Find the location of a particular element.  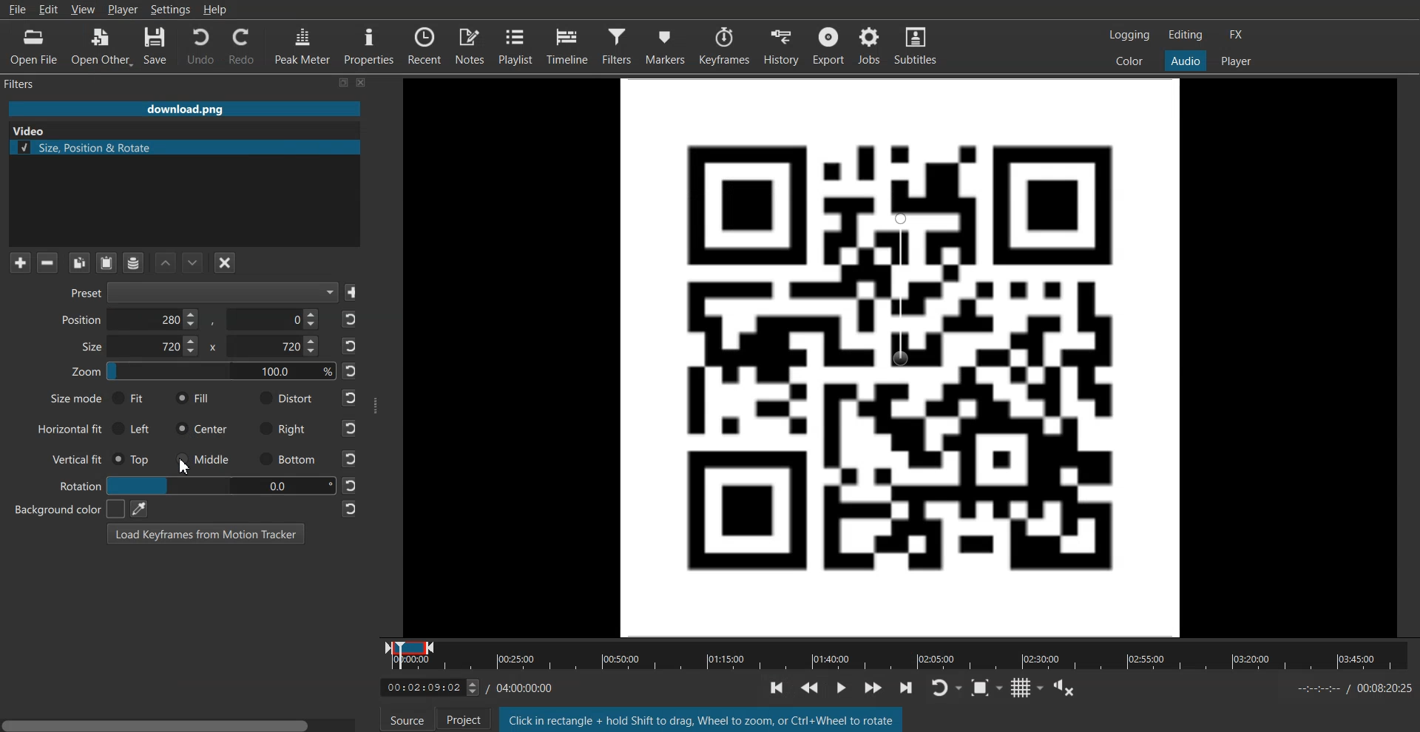

Peak Meter is located at coordinates (301, 47).